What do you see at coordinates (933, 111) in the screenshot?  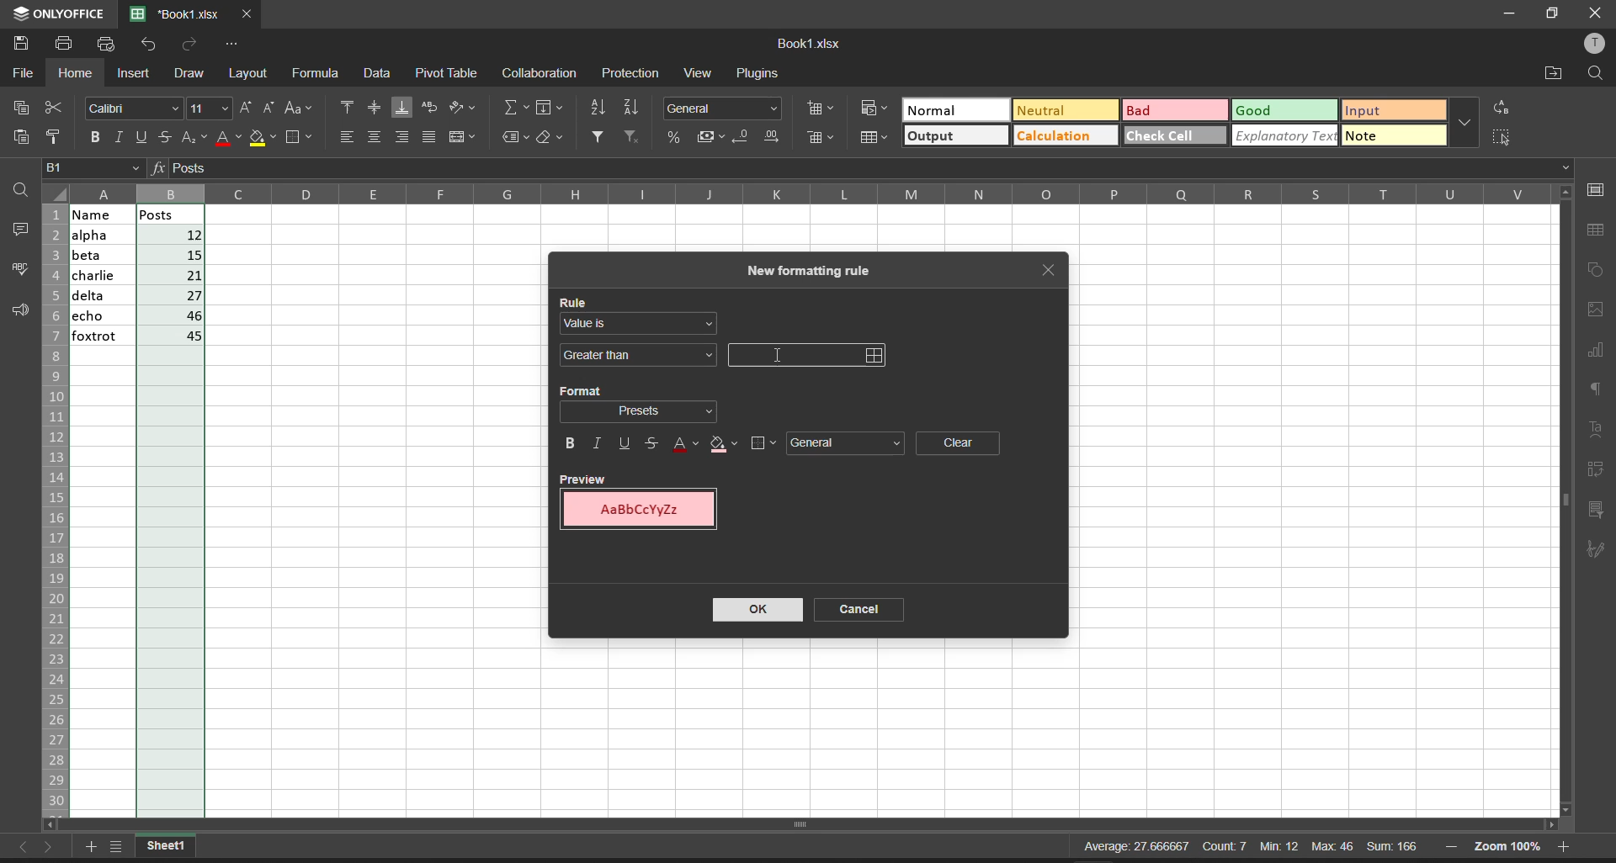 I see `Normal` at bounding box center [933, 111].